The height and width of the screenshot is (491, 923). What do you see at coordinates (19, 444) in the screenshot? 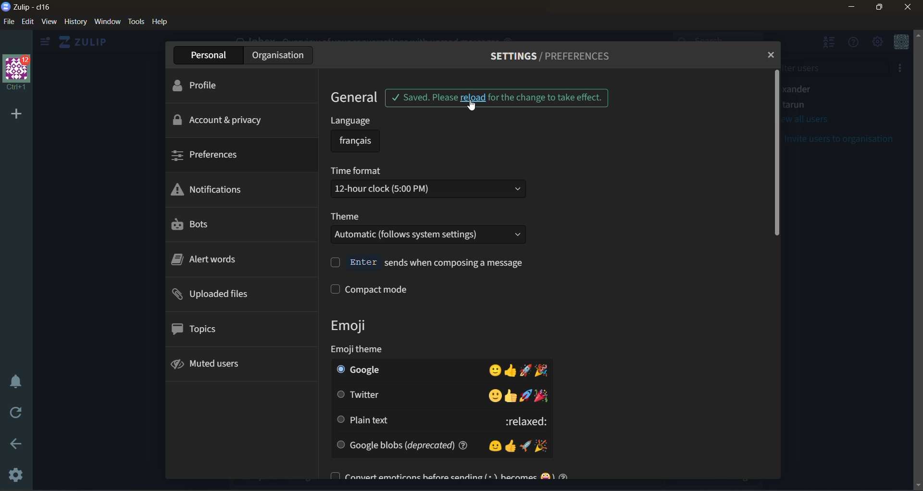
I see `go back` at bounding box center [19, 444].